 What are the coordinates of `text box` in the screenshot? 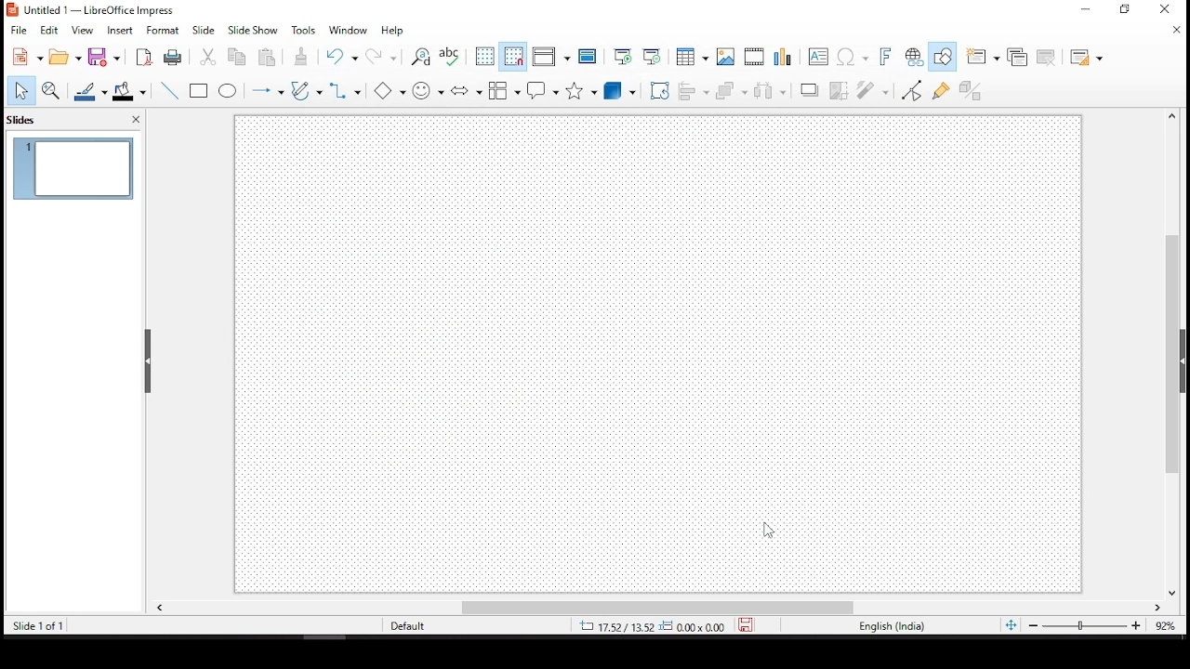 It's located at (821, 57).